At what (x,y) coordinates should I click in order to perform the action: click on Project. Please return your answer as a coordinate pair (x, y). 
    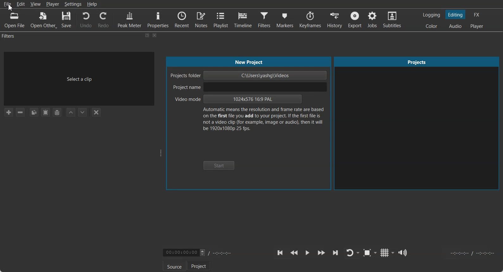
    Looking at the image, I should click on (199, 266).